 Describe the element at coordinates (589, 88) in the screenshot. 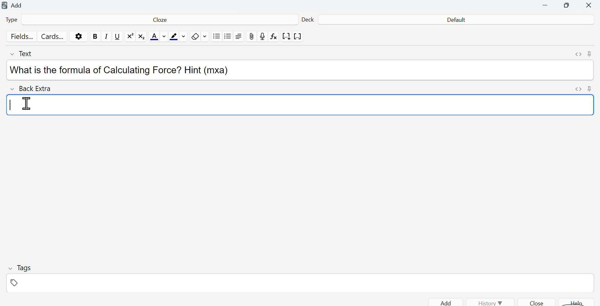

I see `Pin` at that location.